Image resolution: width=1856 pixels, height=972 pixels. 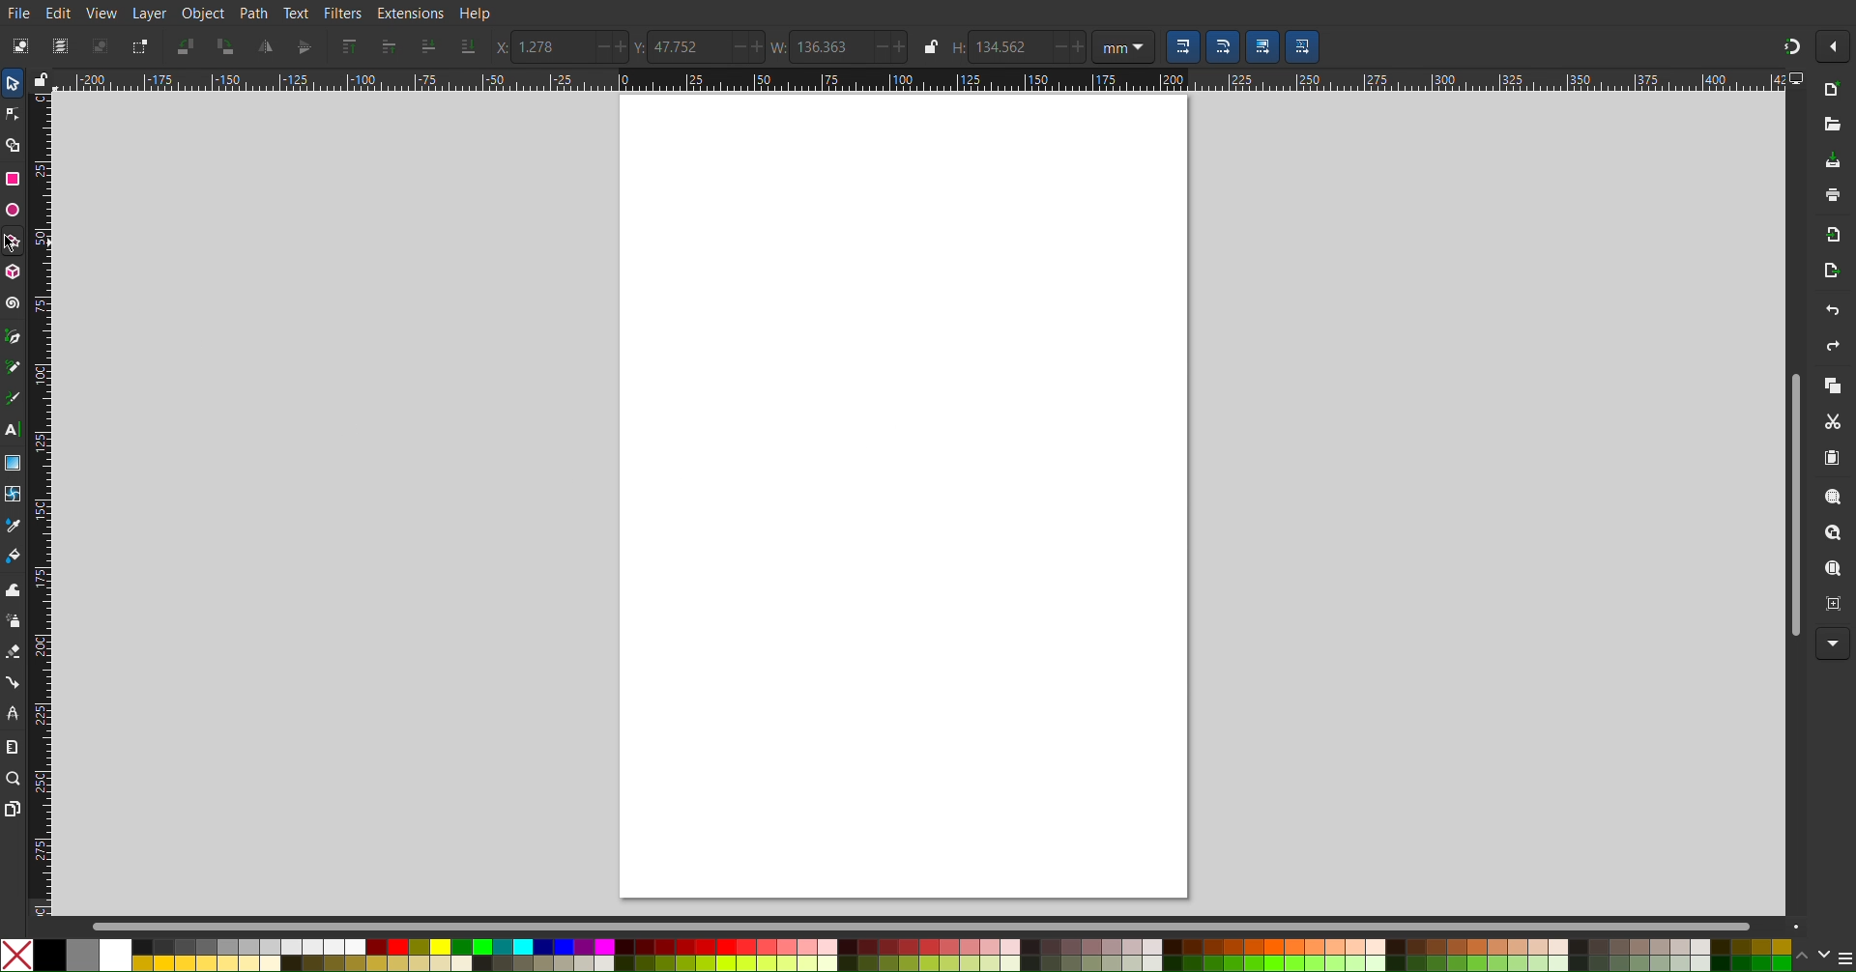 What do you see at coordinates (14, 177) in the screenshot?
I see `Rectangle Tool` at bounding box center [14, 177].